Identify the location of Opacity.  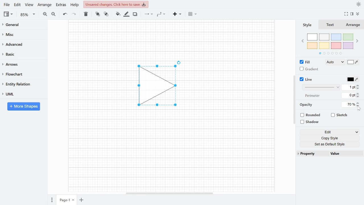
(307, 105).